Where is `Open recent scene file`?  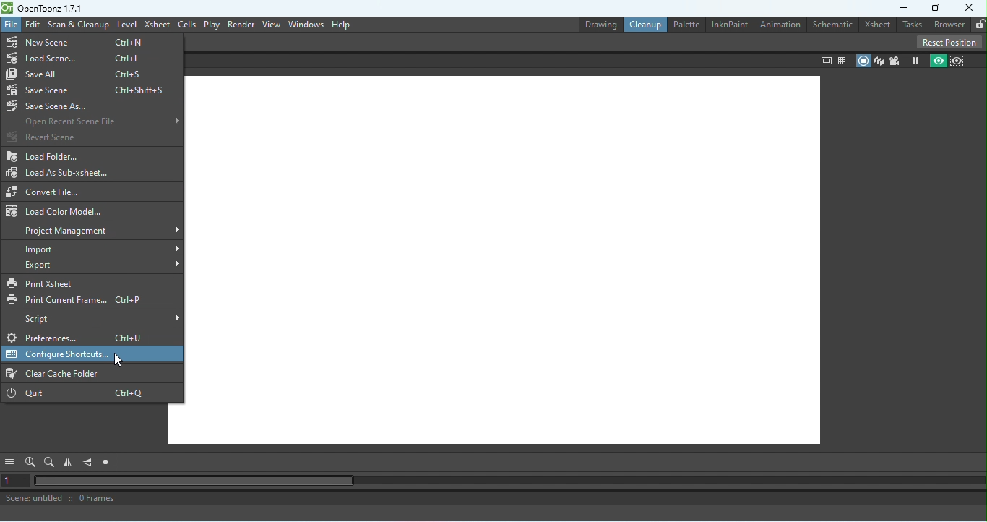
Open recent scene file is located at coordinates (102, 121).